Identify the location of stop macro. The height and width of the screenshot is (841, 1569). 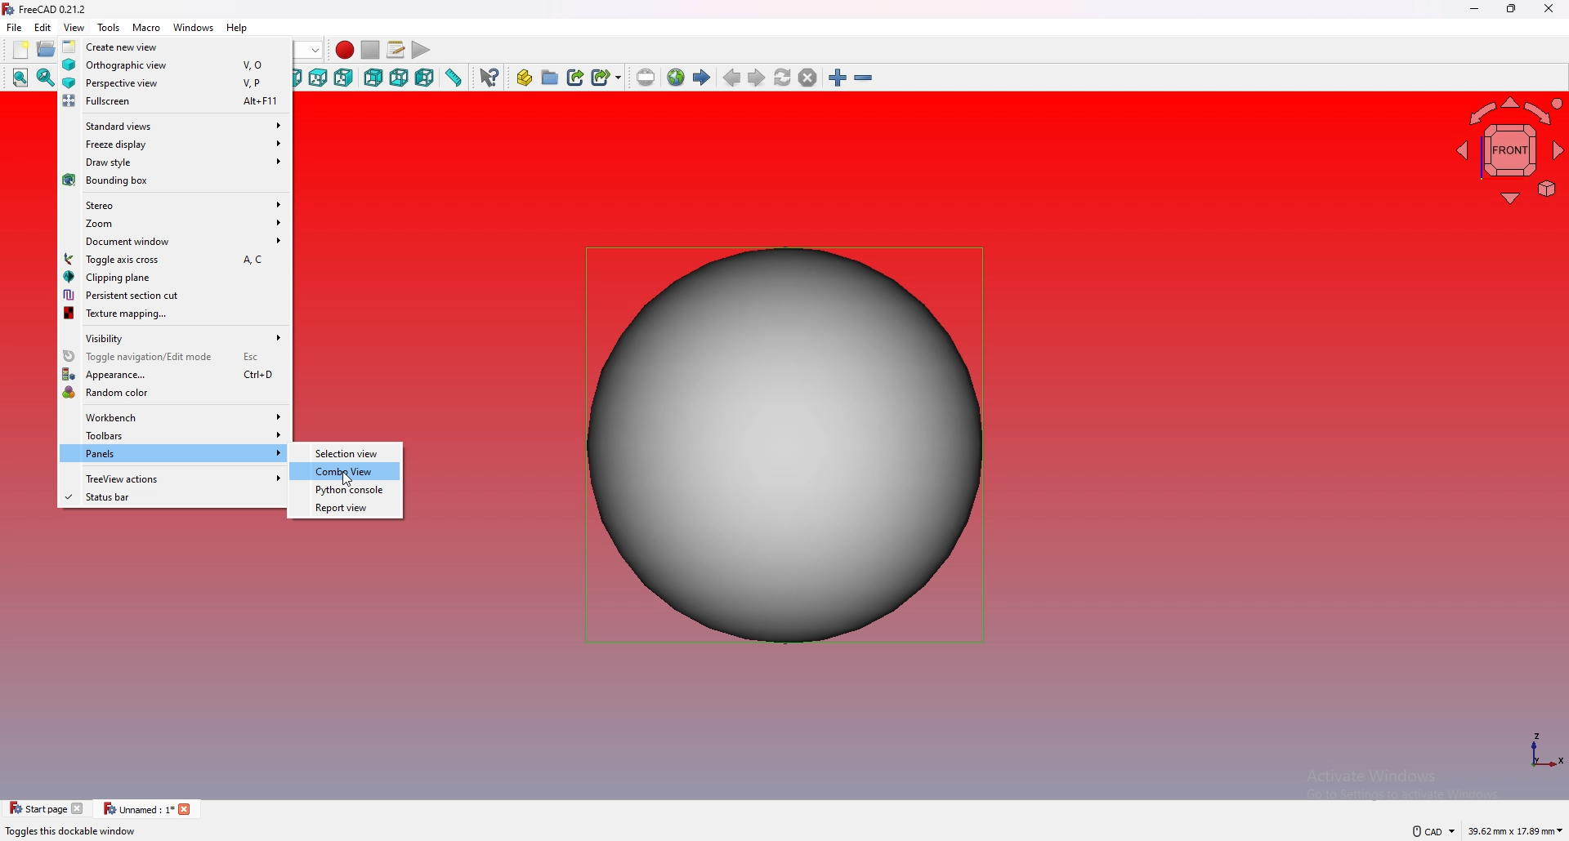
(371, 50).